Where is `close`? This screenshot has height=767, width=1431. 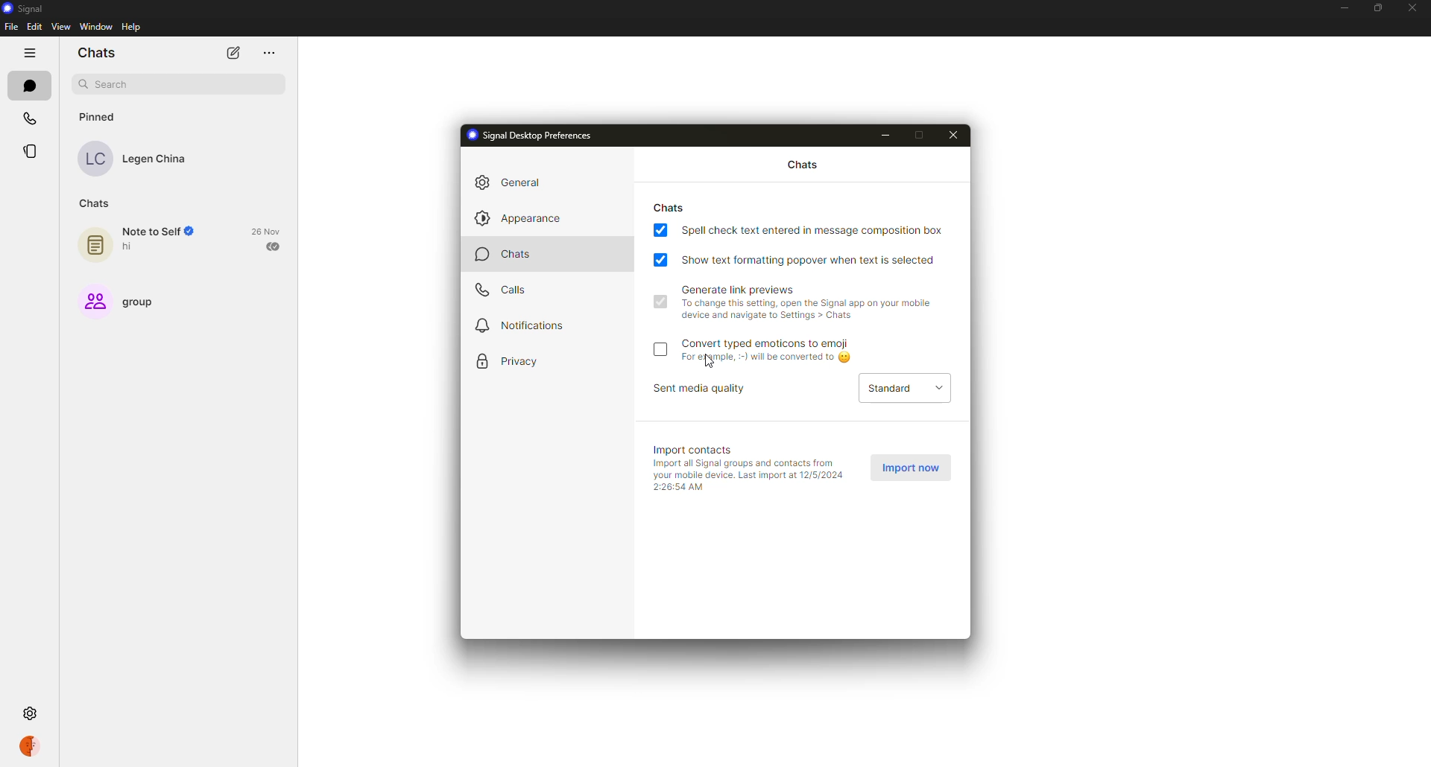
close is located at coordinates (955, 135).